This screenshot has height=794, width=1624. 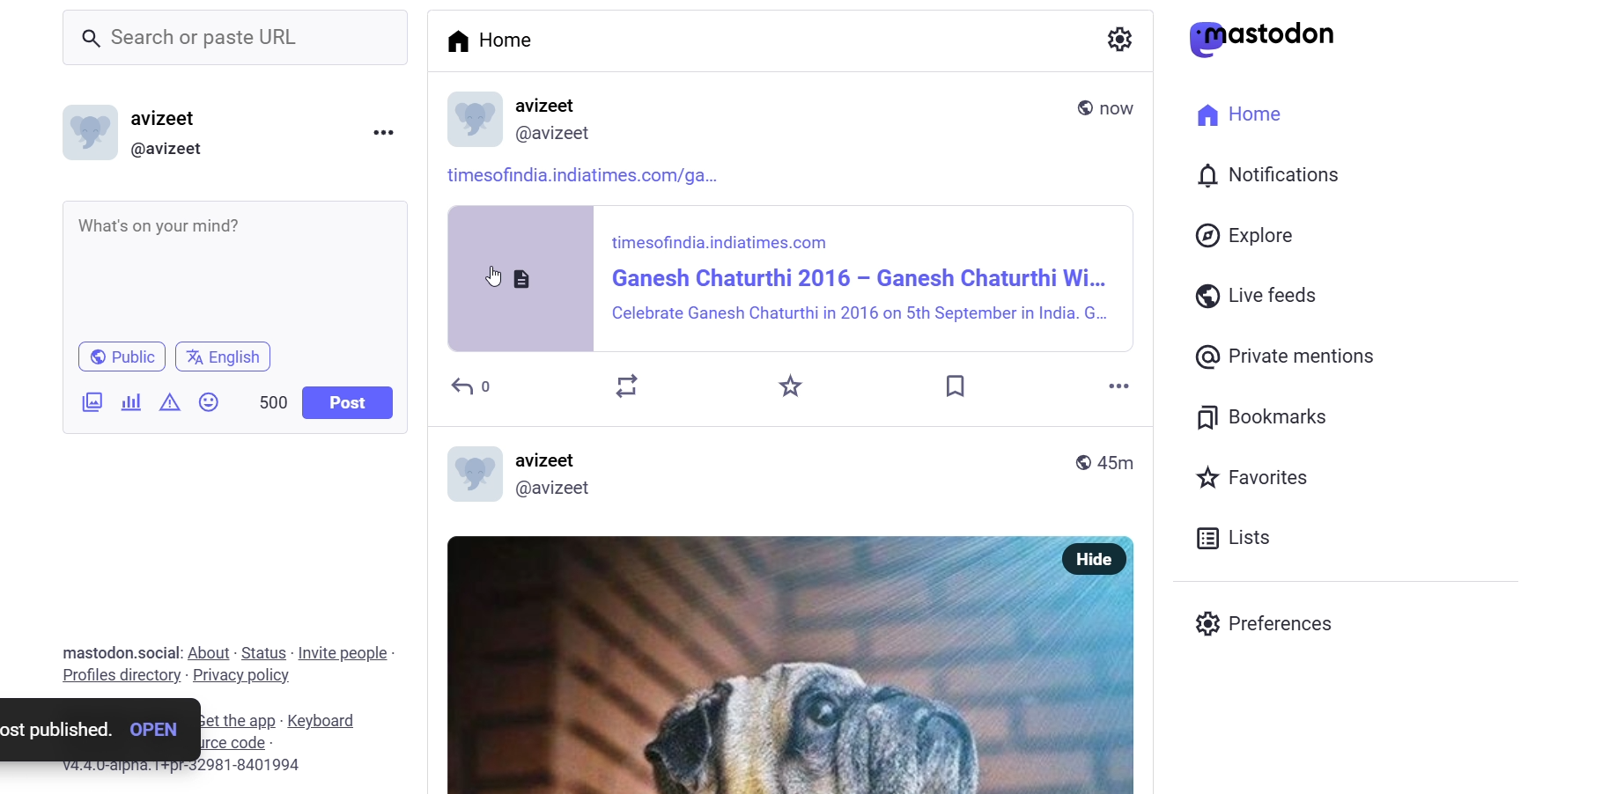 What do you see at coordinates (93, 400) in the screenshot?
I see `image/video` at bounding box center [93, 400].